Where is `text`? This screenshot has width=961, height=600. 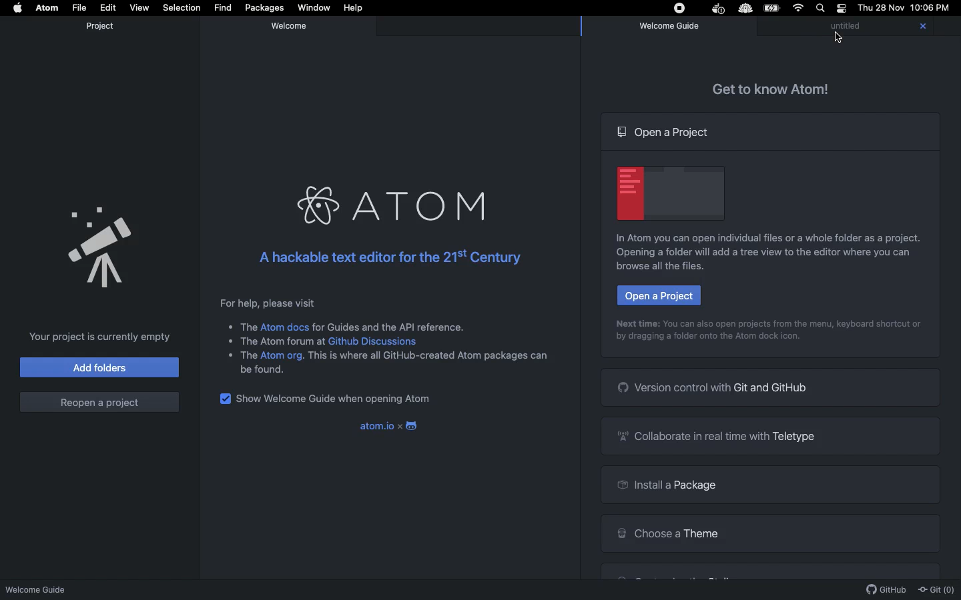 text is located at coordinates (264, 370).